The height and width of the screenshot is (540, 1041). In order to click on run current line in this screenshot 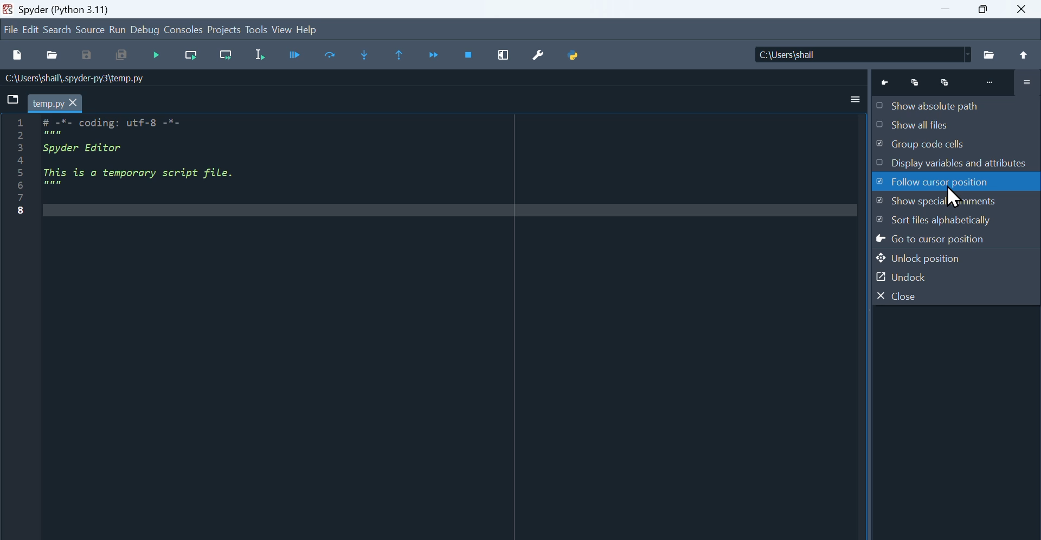, I will do `click(191, 57)`.